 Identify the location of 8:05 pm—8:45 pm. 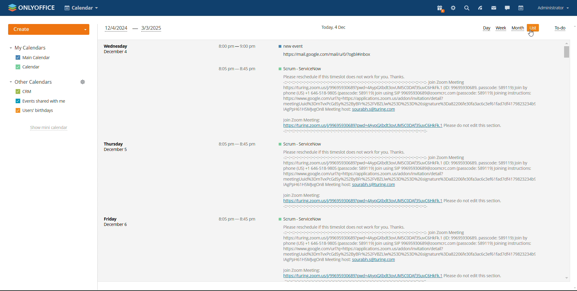
(235, 220).